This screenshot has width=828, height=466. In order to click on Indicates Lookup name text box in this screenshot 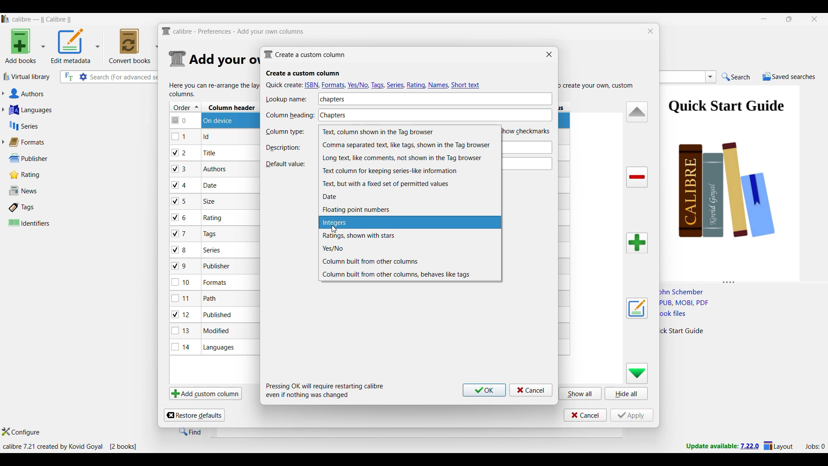, I will do `click(289, 99)`.